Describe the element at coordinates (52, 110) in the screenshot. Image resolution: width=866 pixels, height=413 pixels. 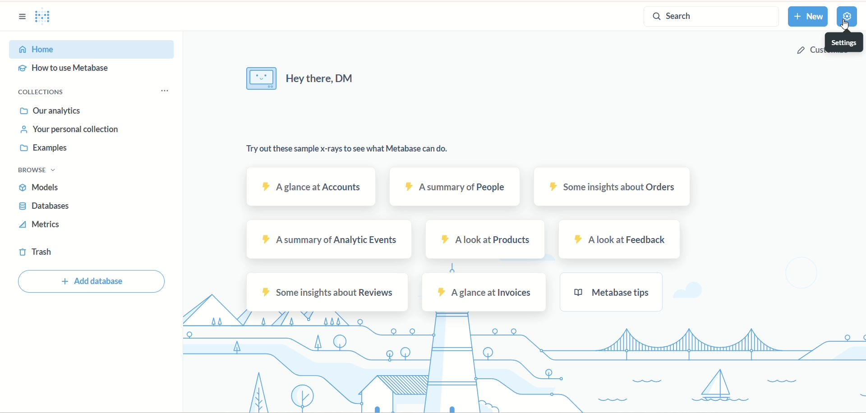
I see `our analytics` at that location.